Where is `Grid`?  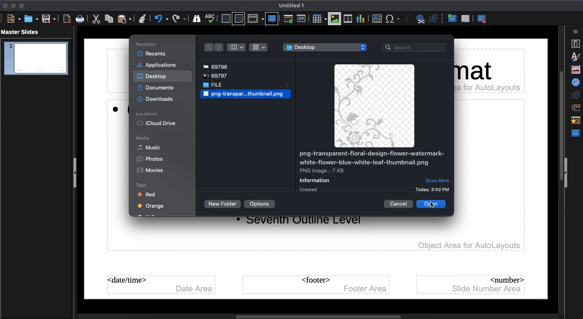 Grid is located at coordinates (259, 47).